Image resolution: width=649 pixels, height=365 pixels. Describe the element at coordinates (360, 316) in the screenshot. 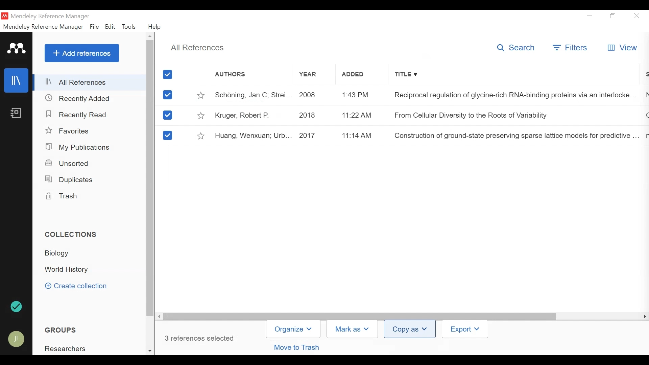

I see `Horizontal Scroll bar` at that location.